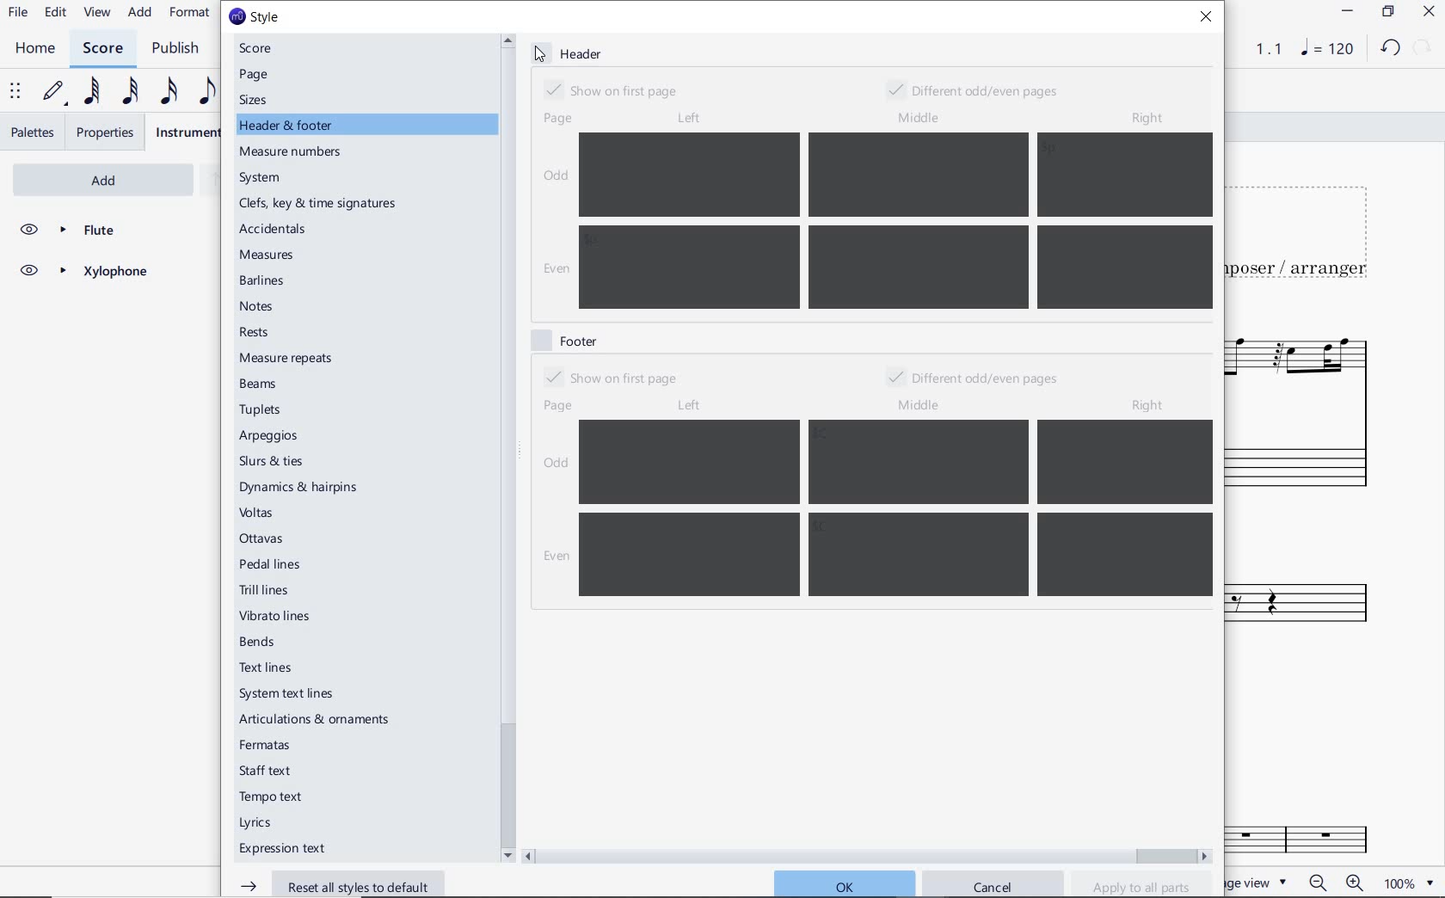 This screenshot has width=1445, height=898. I want to click on text lines, so click(267, 667).